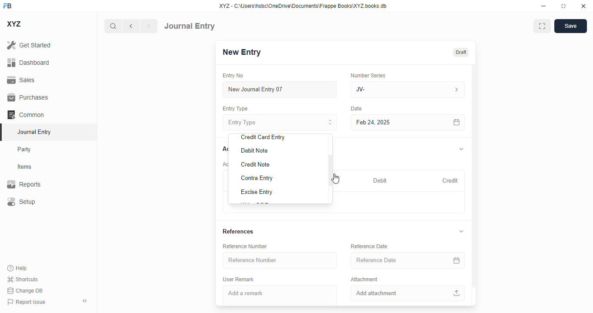 The height and width of the screenshot is (313, 593). Describe the element at coordinates (149, 26) in the screenshot. I see `next` at that location.